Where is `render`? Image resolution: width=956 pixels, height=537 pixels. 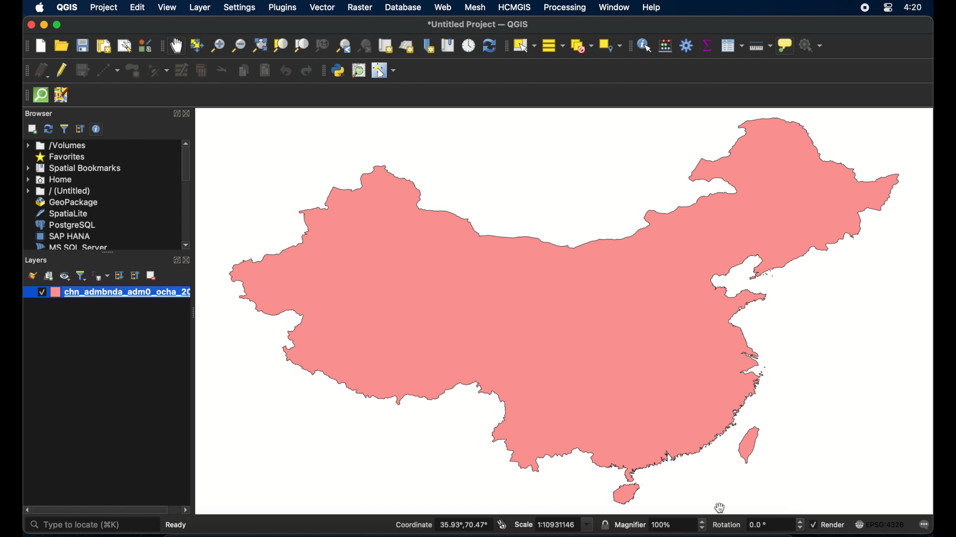 render is located at coordinates (828, 524).